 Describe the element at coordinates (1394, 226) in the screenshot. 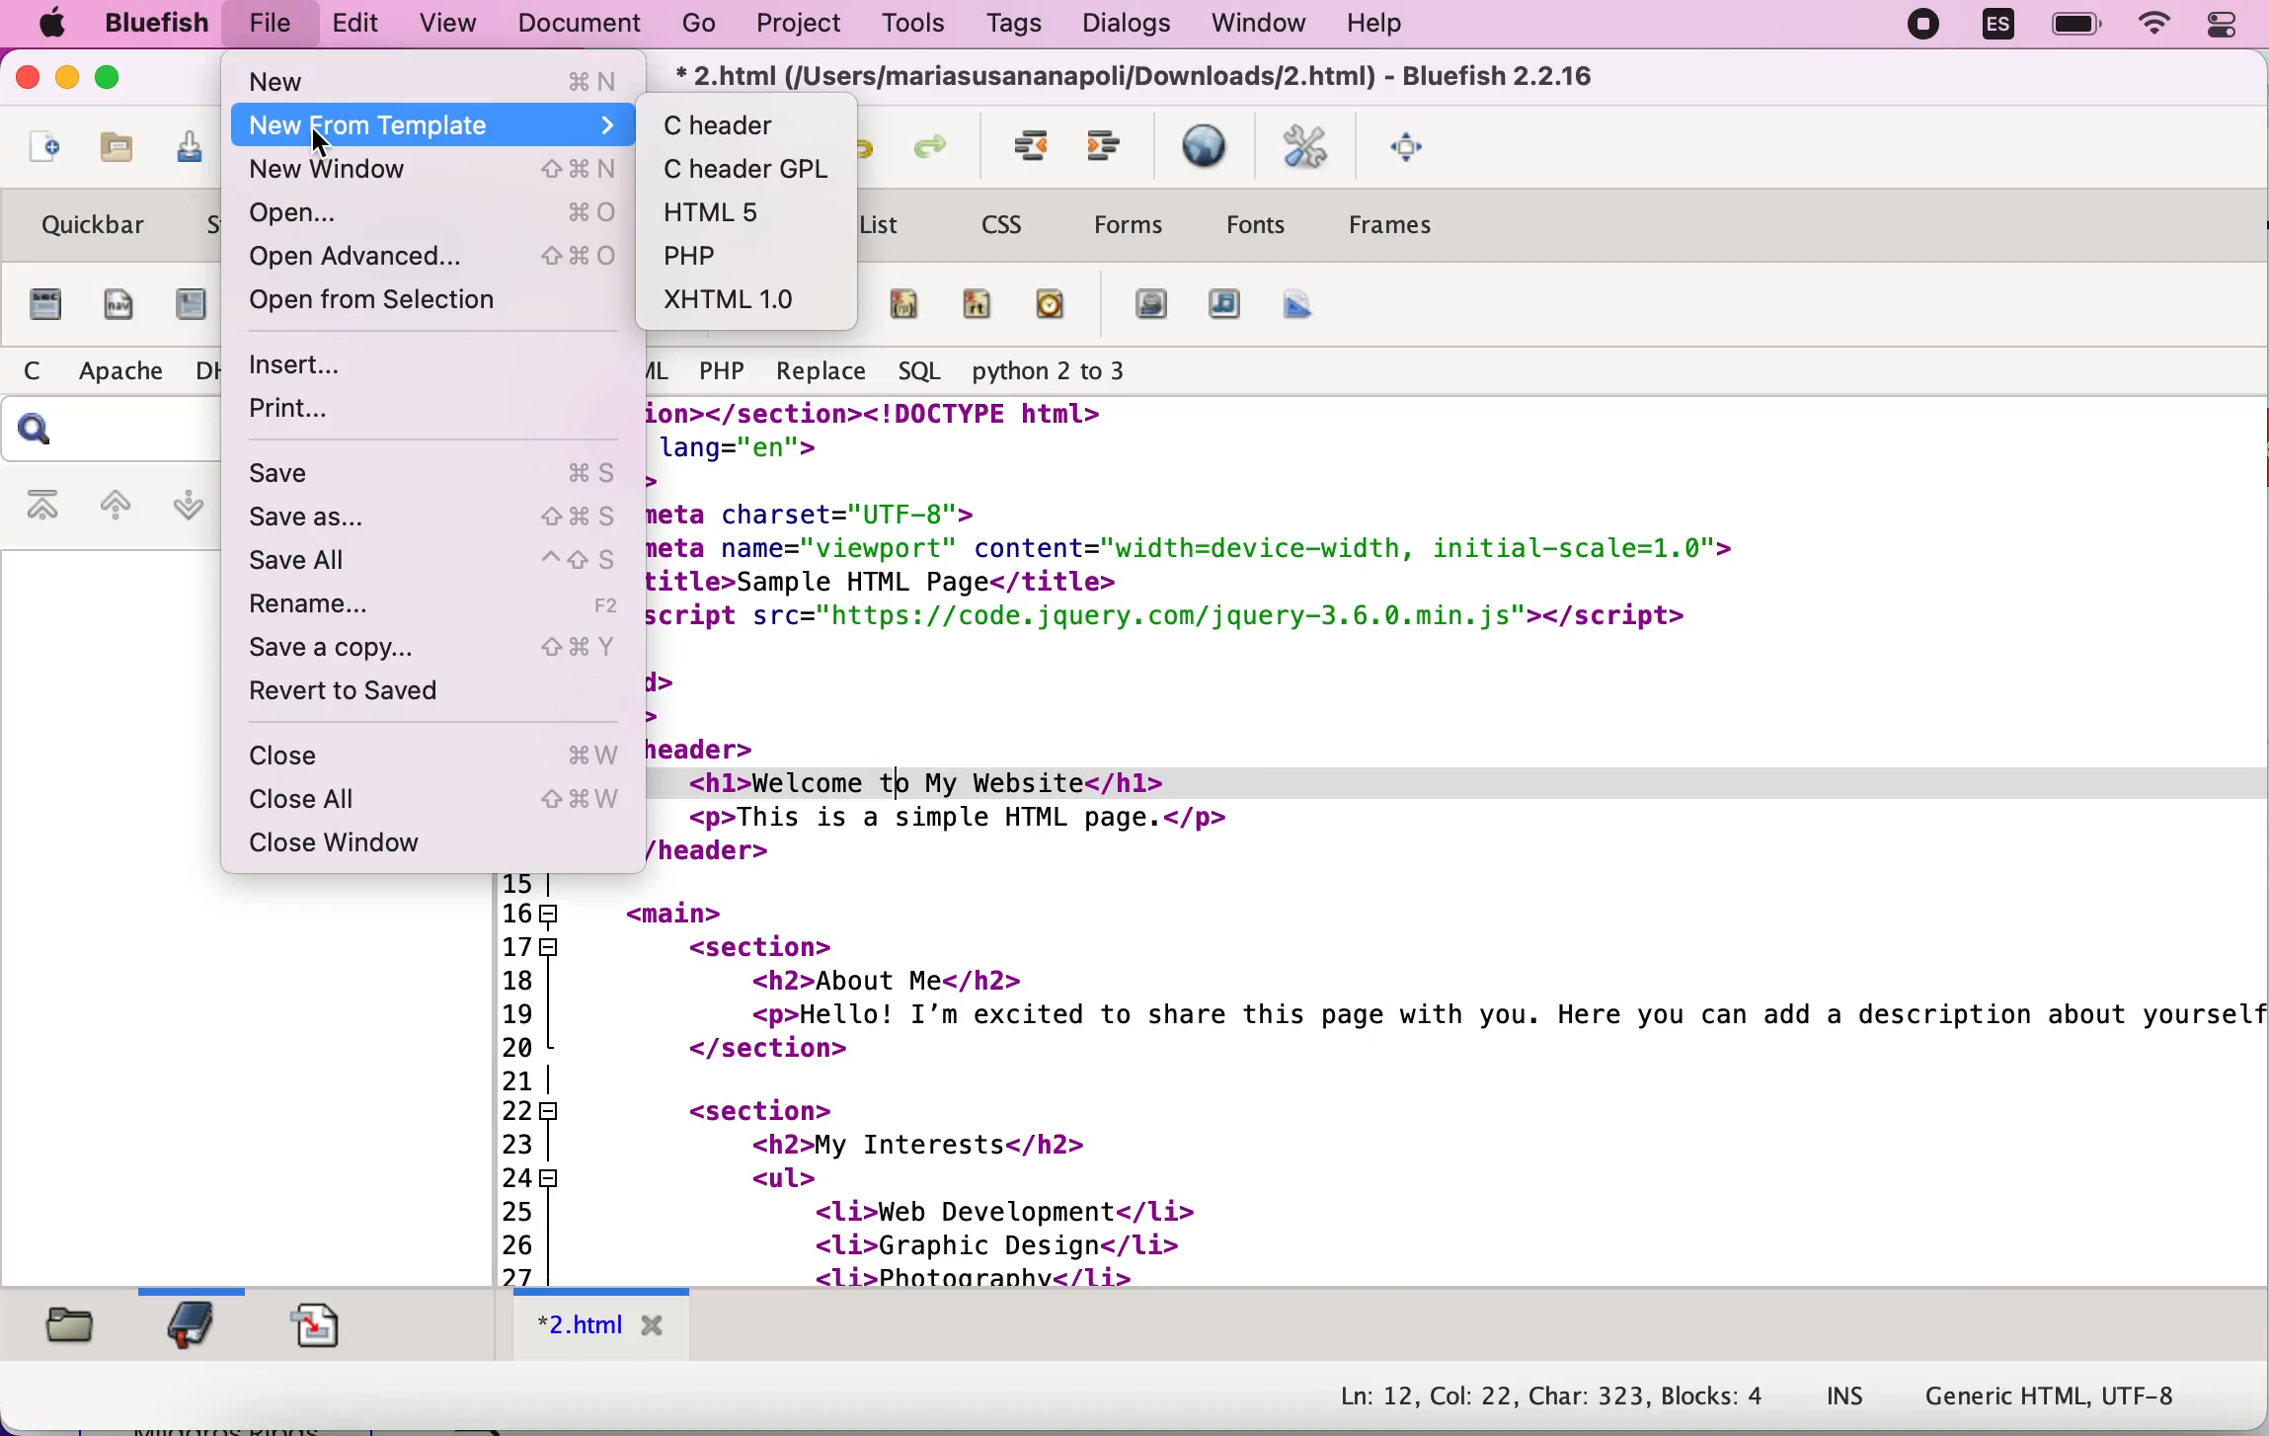

I see `frames` at that location.